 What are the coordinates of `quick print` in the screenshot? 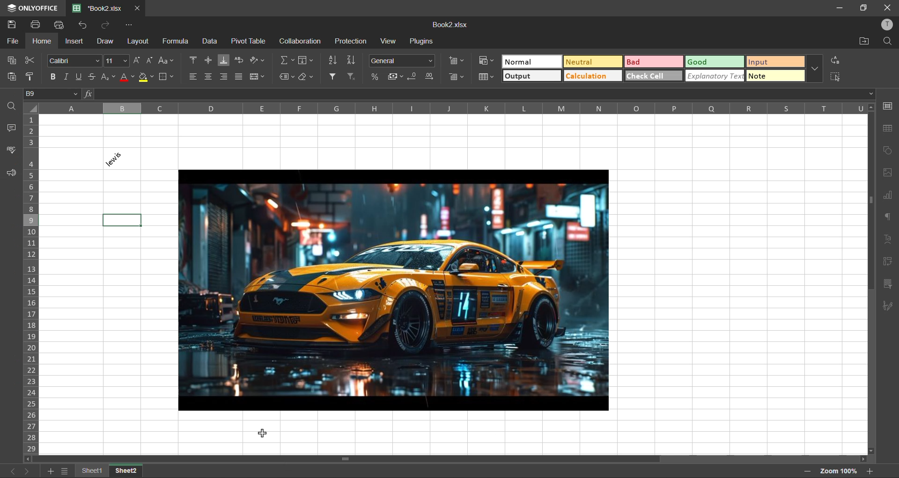 It's located at (61, 26).